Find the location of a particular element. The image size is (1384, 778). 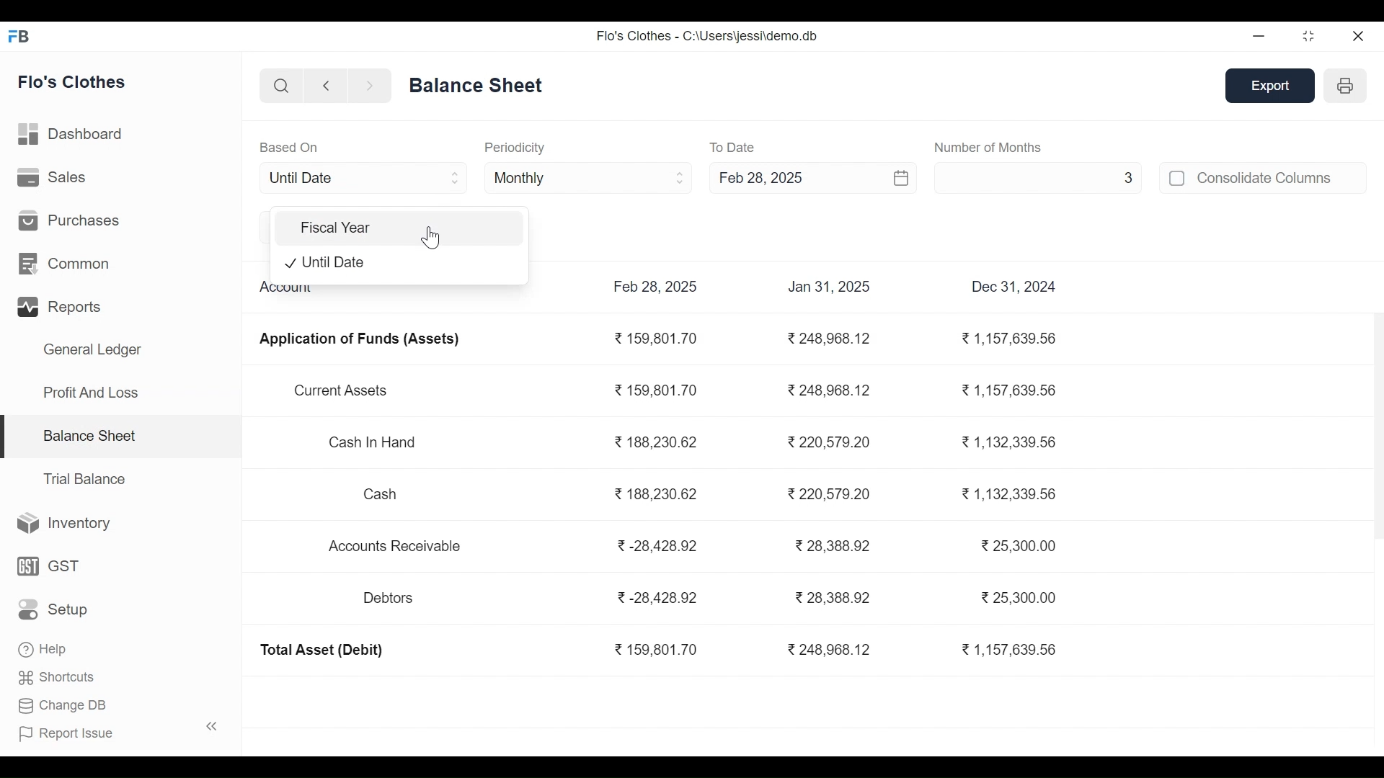

Dec 31, 2024 is located at coordinates (1015, 286).